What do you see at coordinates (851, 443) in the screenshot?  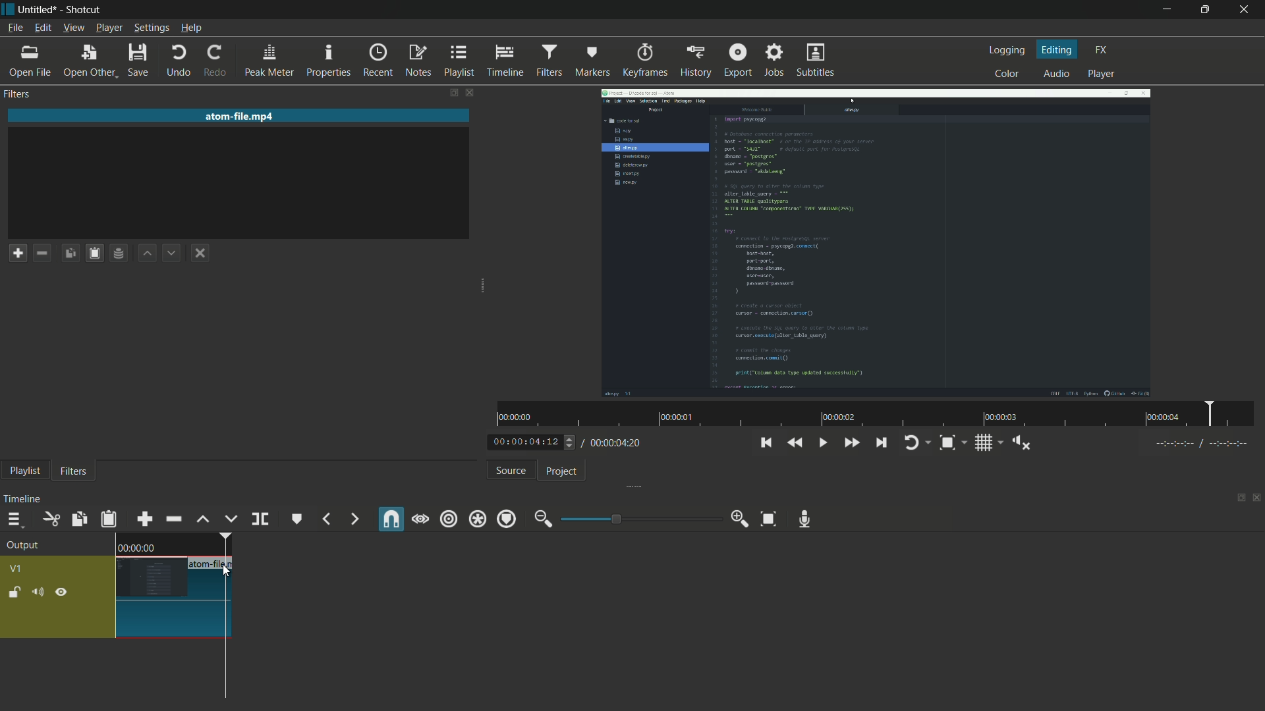 I see `quickly play forward` at bounding box center [851, 443].